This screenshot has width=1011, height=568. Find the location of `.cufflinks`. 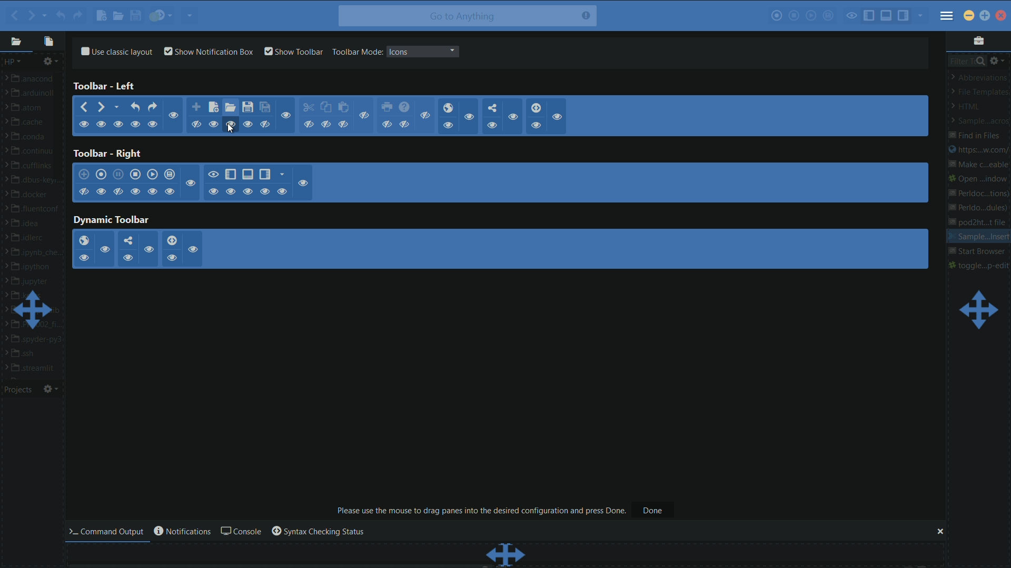

.cufflinks is located at coordinates (35, 167).